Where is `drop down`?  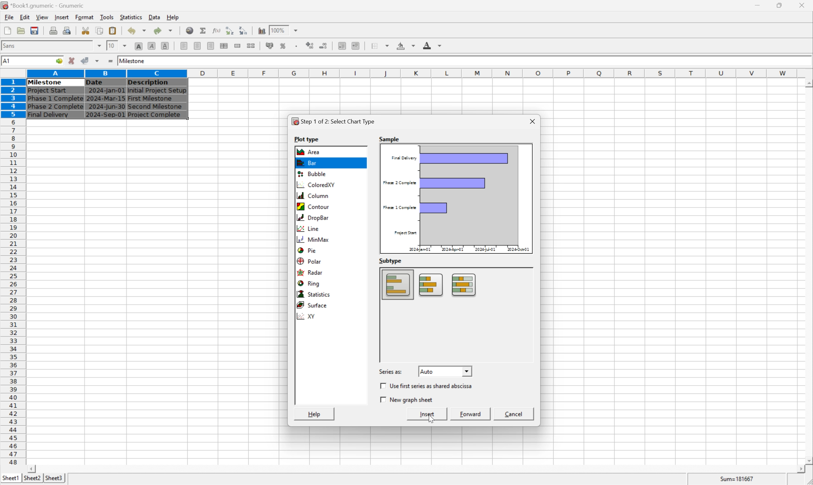 drop down is located at coordinates (296, 30).